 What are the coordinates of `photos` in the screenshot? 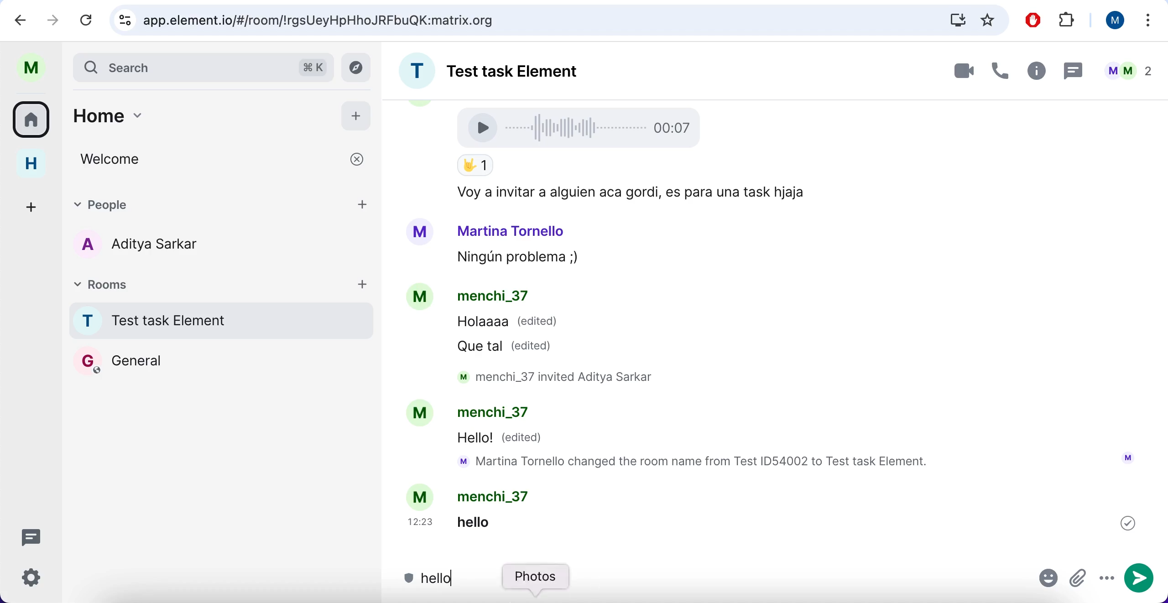 It's located at (537, 582).